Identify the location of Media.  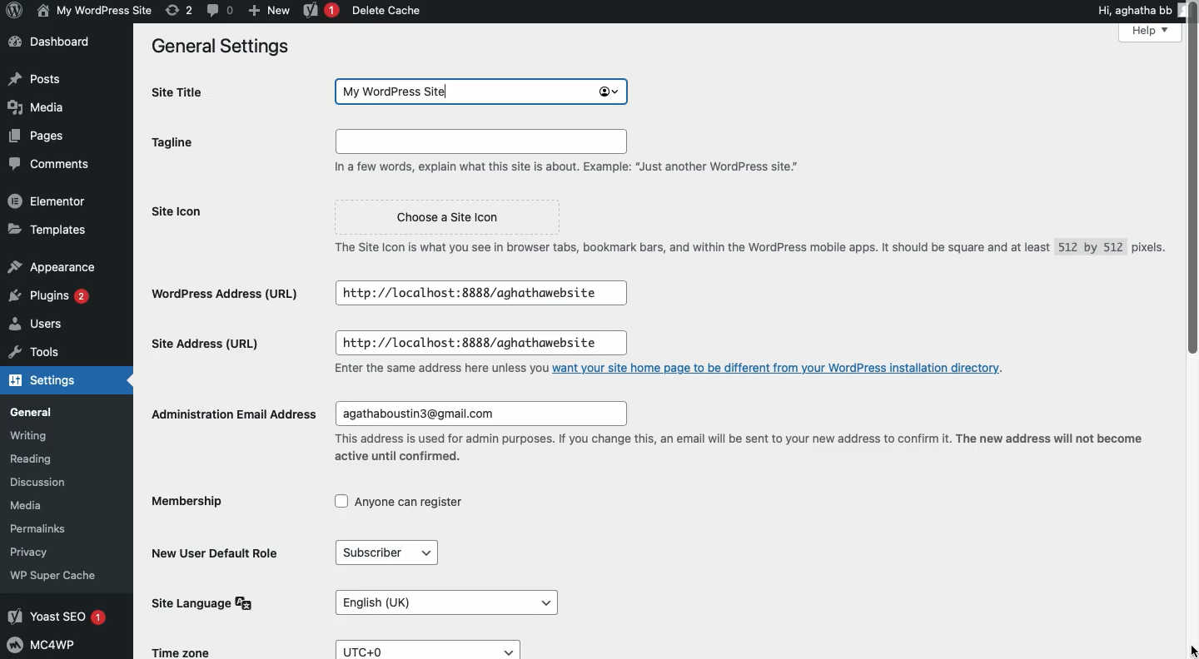
(28, 508).